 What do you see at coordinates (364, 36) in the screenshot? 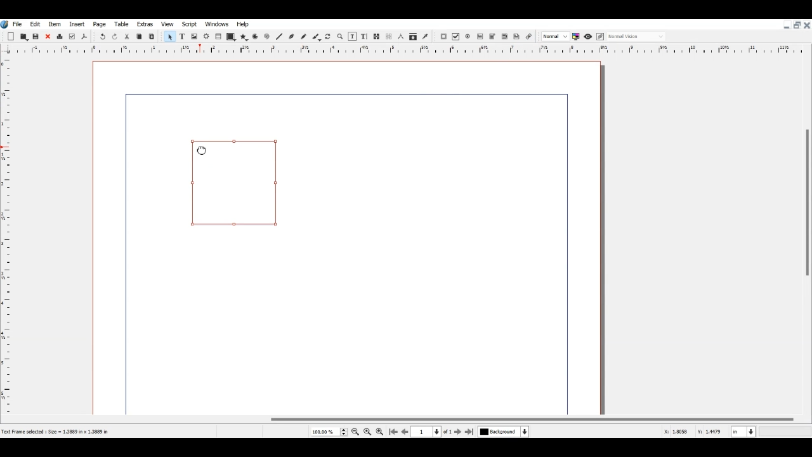
I see `Edit Text` at bounding box center [364, 36].